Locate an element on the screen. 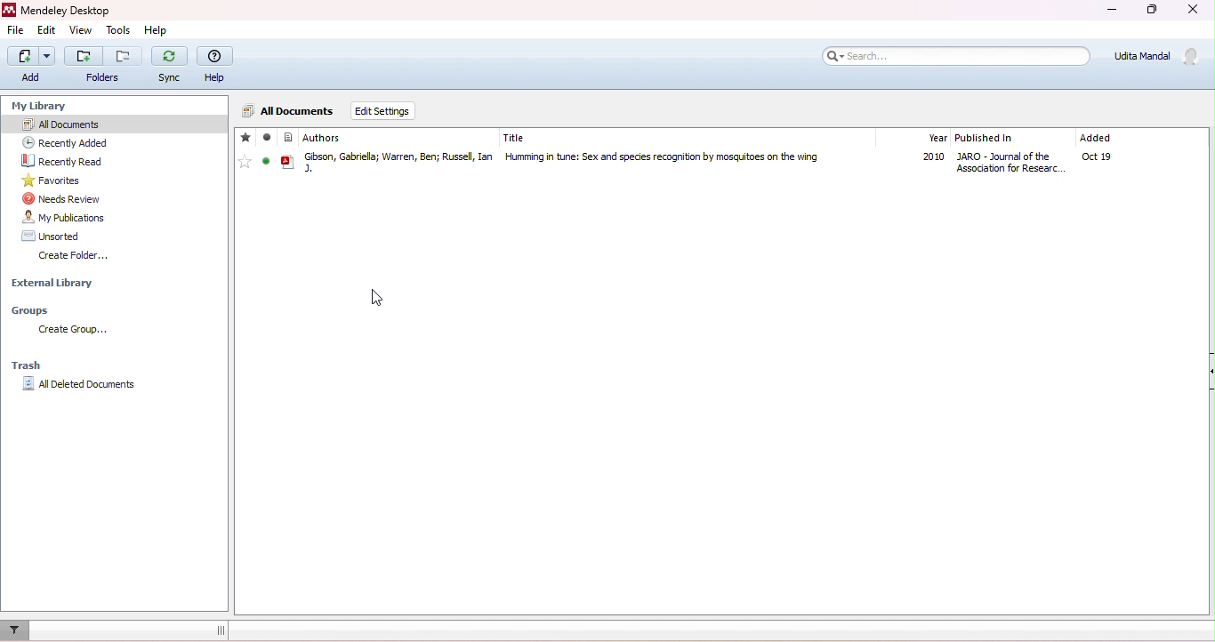  File type is located at coordinates (288, 162).